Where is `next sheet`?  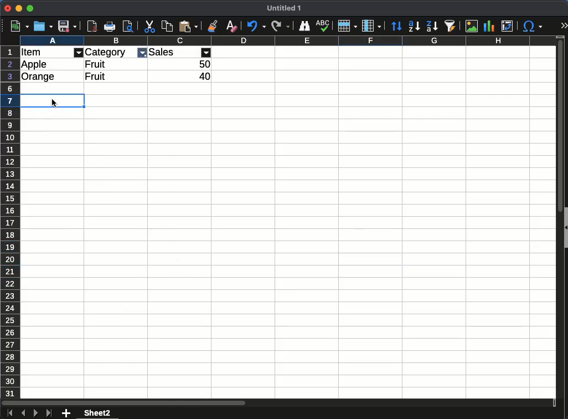 next sheet is located at coordinates (35, 413).